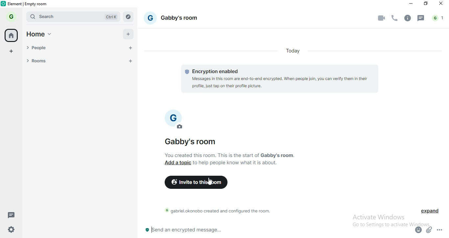 This screenshot has height=238, width=449. What do you see at coordinates (417, 231) in the screenshot?
I see `emoji` at bounding box center [417, 231].